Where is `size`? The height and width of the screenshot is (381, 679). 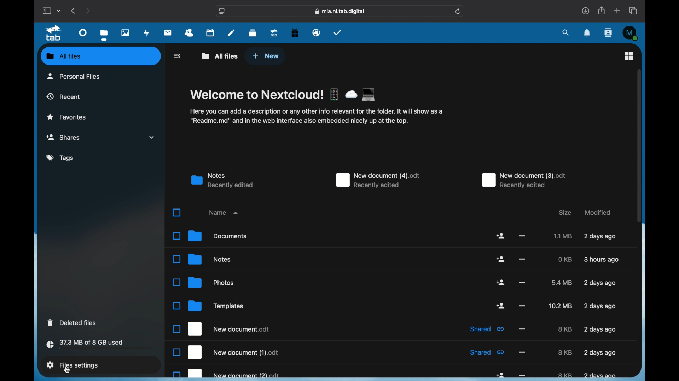
size is located at coordinates (565, 352).